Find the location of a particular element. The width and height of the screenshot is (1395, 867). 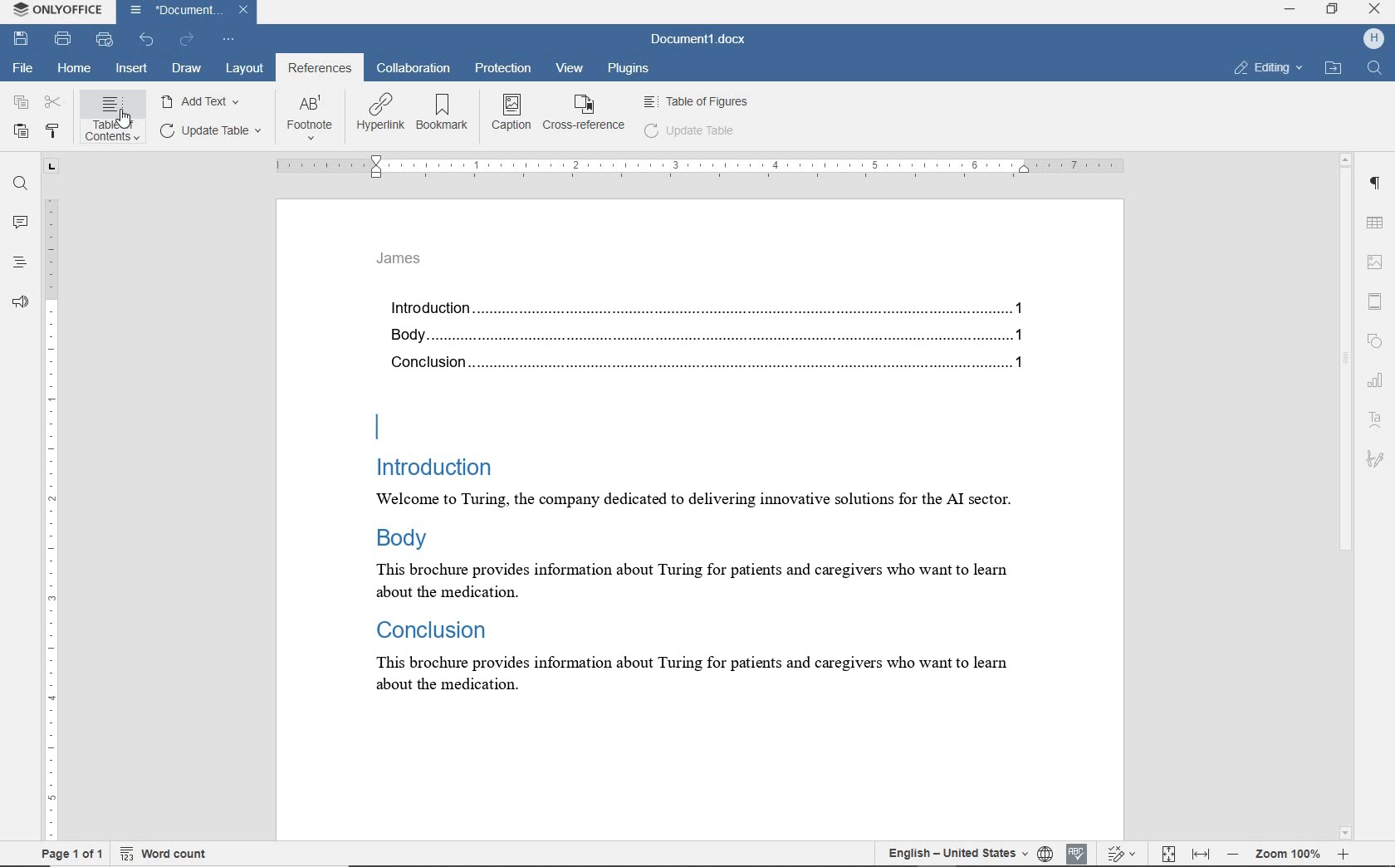

spell check is located at coordinates (1076, 855).